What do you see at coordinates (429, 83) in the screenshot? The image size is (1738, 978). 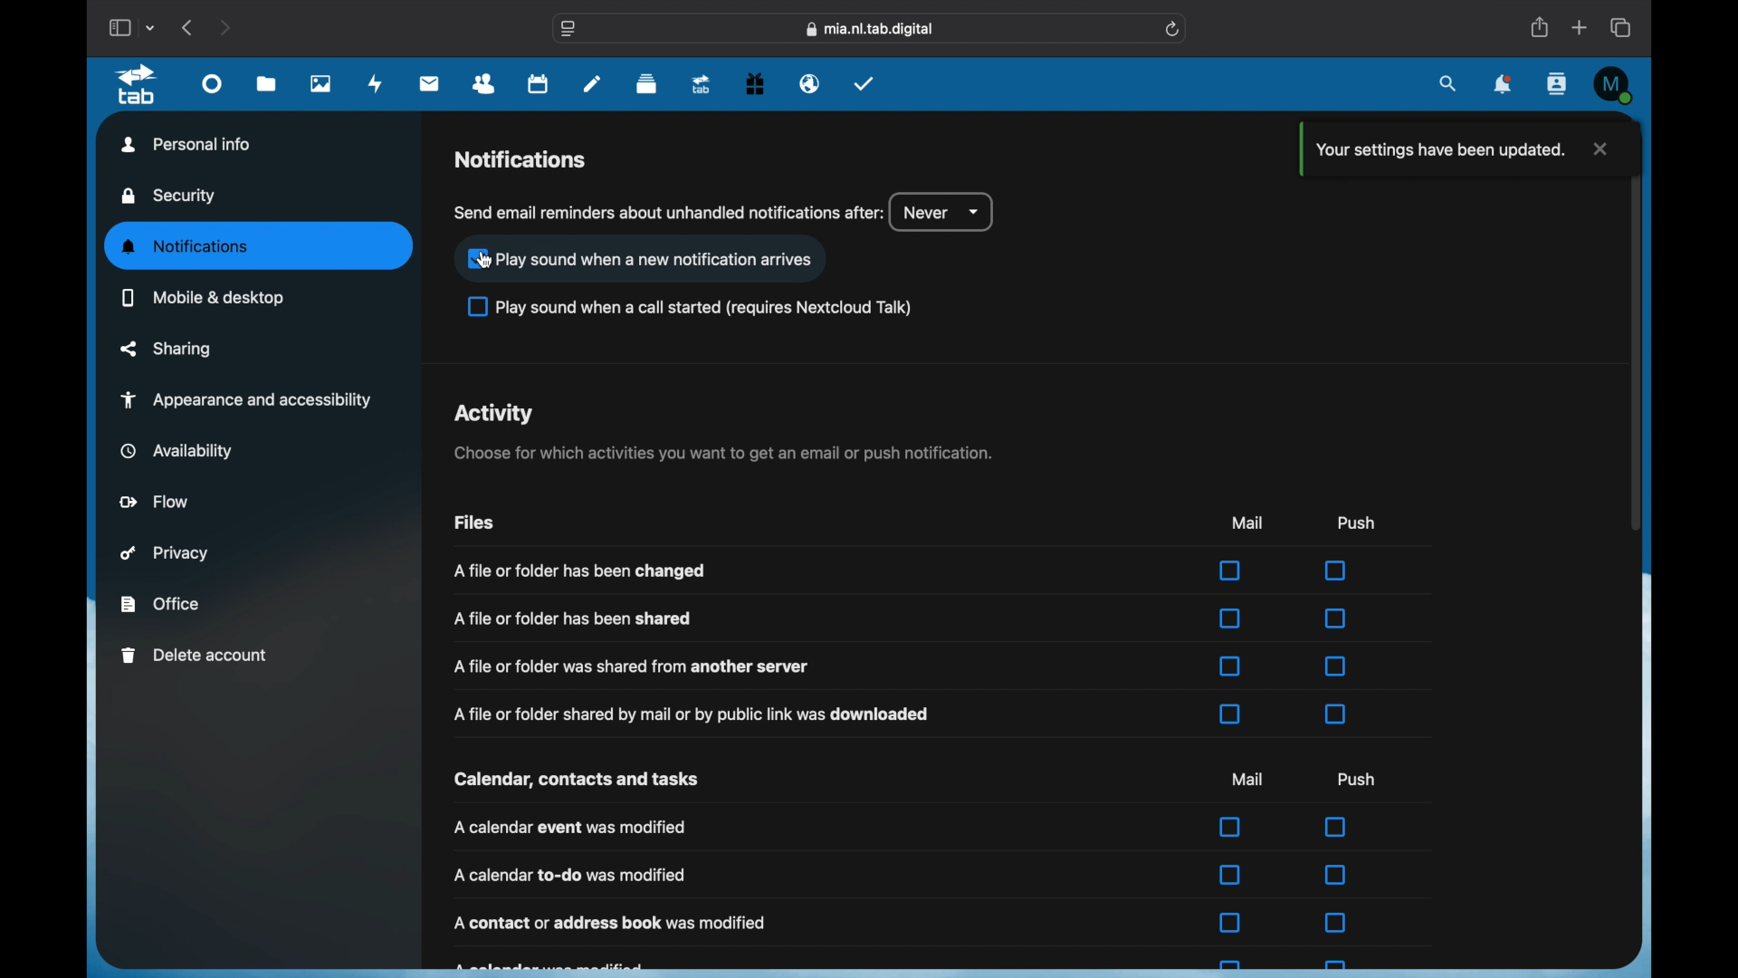 I see `mail` at bounding box center [429, 83].